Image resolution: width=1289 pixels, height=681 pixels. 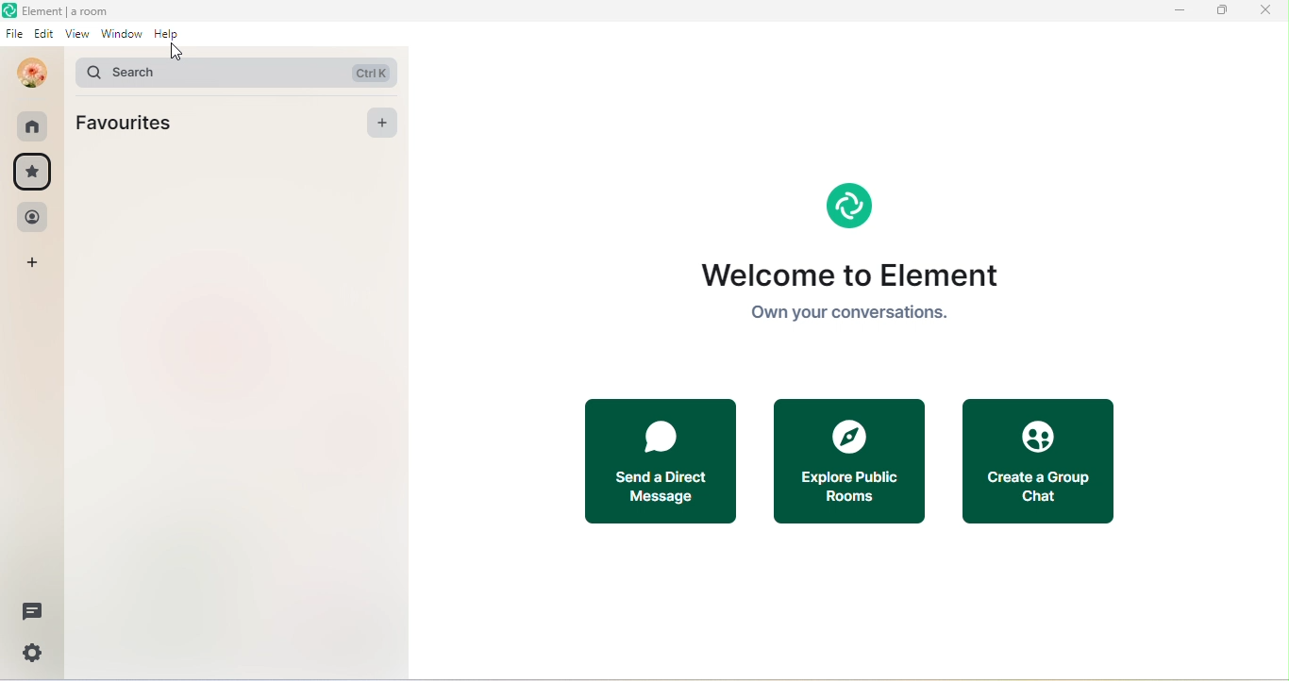 I want to click on window, so click(x=124, y=36).